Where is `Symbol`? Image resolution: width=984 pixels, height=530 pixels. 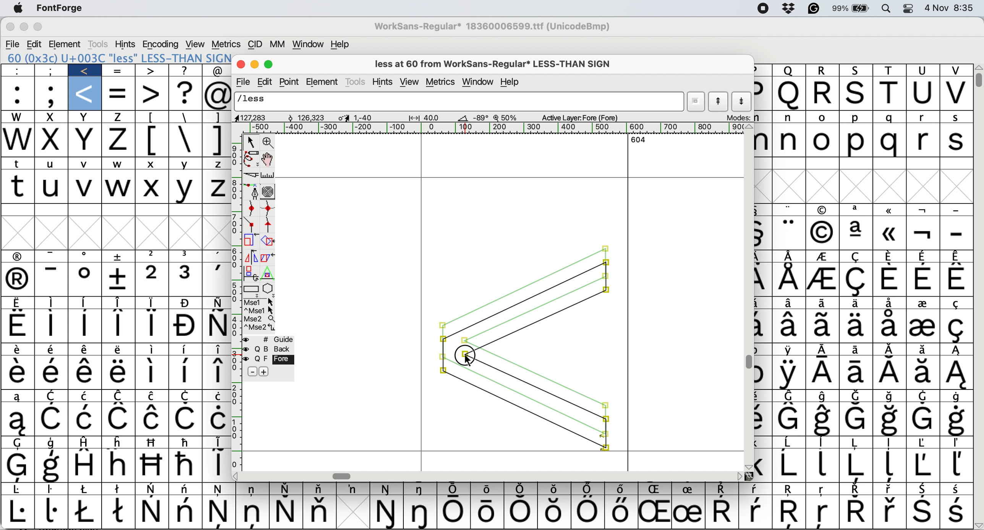 Symbol is located at coordinates (423, 490).